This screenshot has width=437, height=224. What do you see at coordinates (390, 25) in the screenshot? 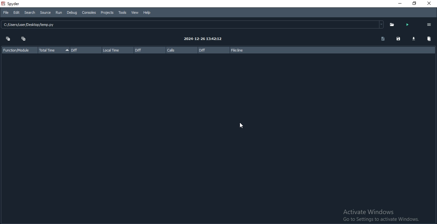
I see `folder` at bounding box center [390, 25].